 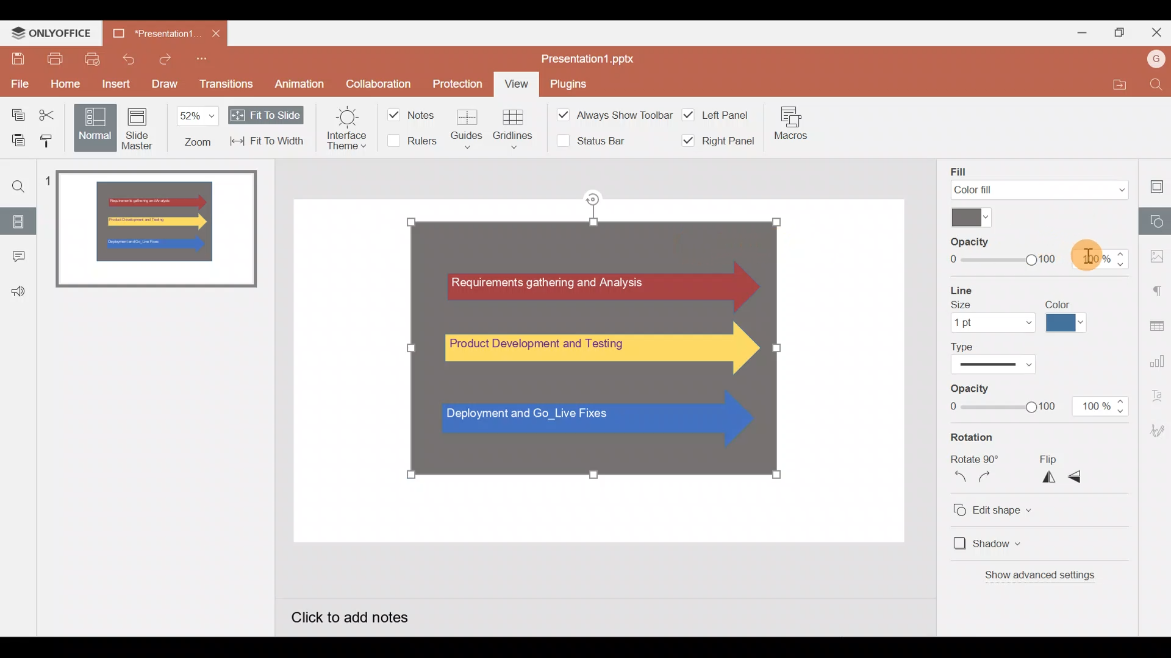 What do you see at coordinates (14, 112) in the screenshot?
I see `Copy` at bounding box center [14, 112].